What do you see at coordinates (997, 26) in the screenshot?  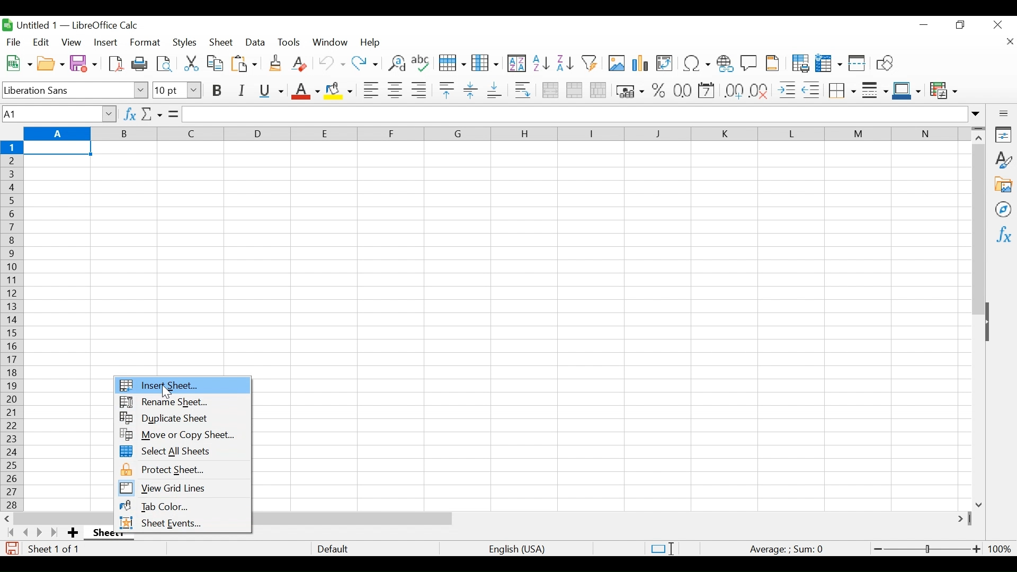 I see `Close` at bounding box center [997, 26].